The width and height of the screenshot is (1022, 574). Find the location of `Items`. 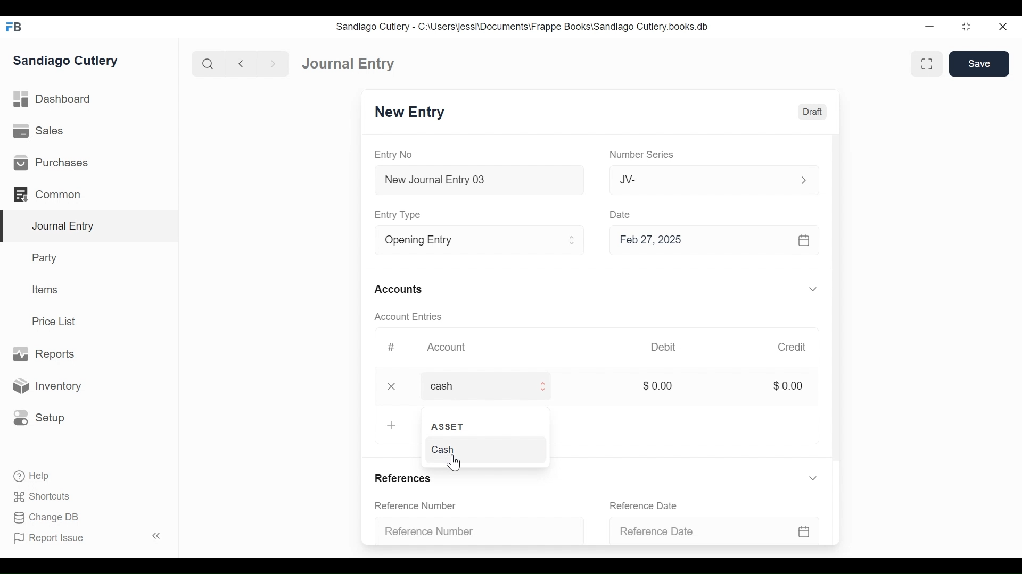

Items is located at coordinates (44, 289).